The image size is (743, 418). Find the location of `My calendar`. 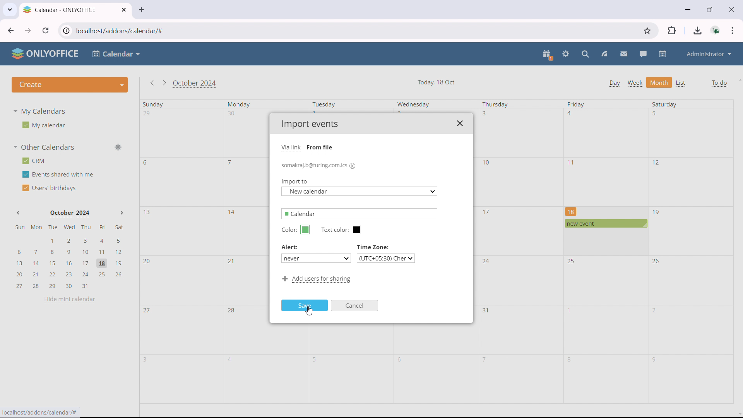

My calendar is located at coordinates (45, 126).